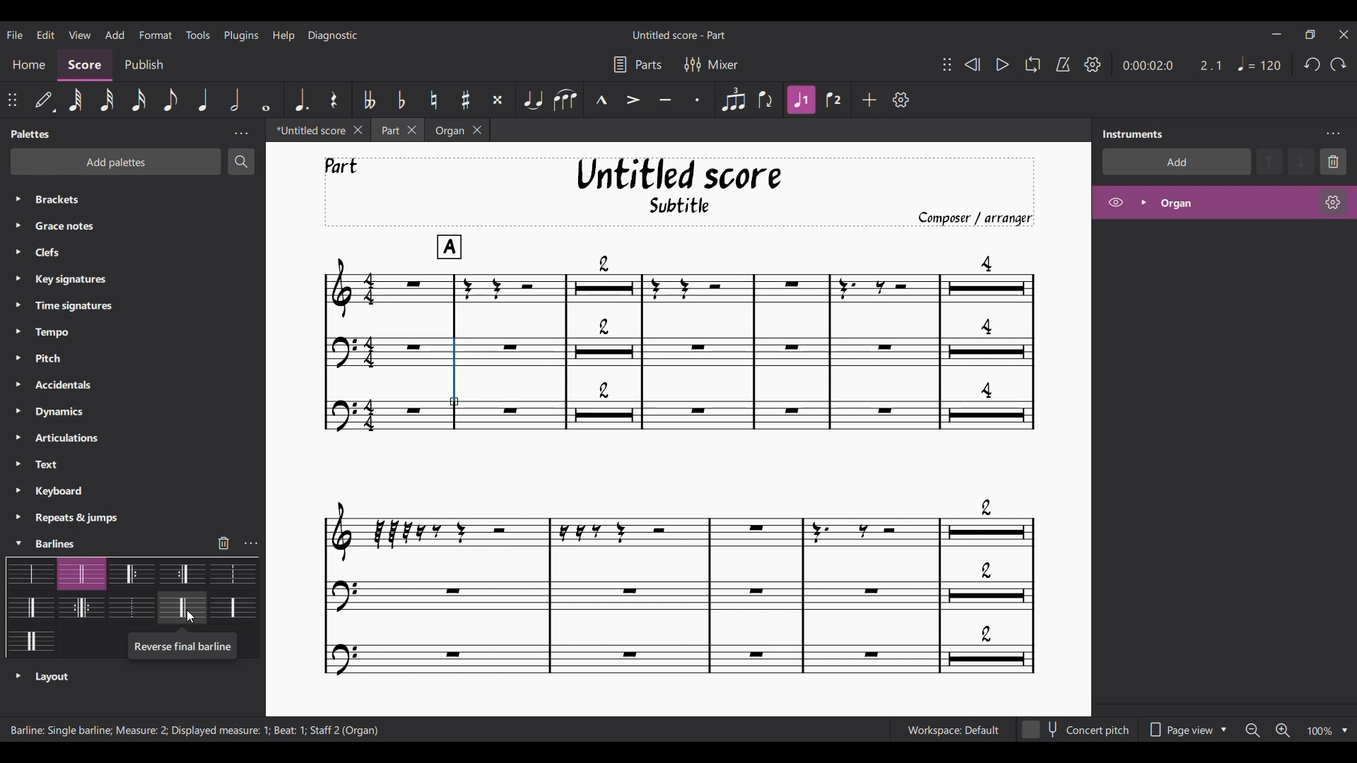 The image size is (1357, 763). Describe the element at coordinates (1344, 35) in the screenshot. I see `Close interface` at that location.